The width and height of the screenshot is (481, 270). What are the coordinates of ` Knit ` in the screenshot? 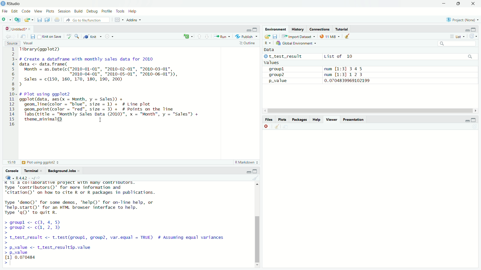 It's located at (93, 36).